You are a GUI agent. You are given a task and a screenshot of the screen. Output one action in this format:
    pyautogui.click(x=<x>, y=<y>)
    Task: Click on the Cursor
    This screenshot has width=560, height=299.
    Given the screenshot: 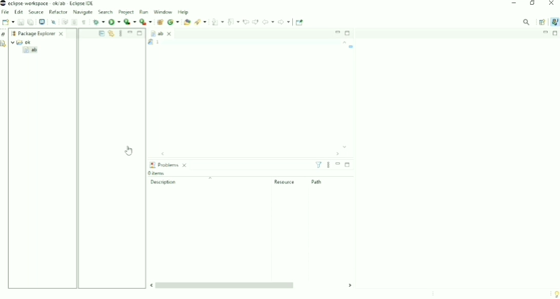 What is the action you would take?
    pyautogui.click(x=129, y=152)
    